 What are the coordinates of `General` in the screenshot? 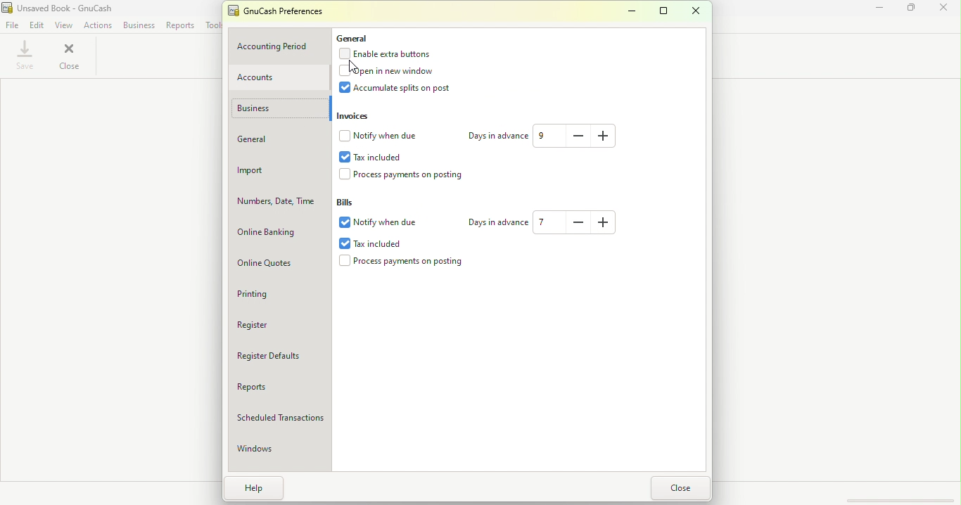 It's located at (359, 38).